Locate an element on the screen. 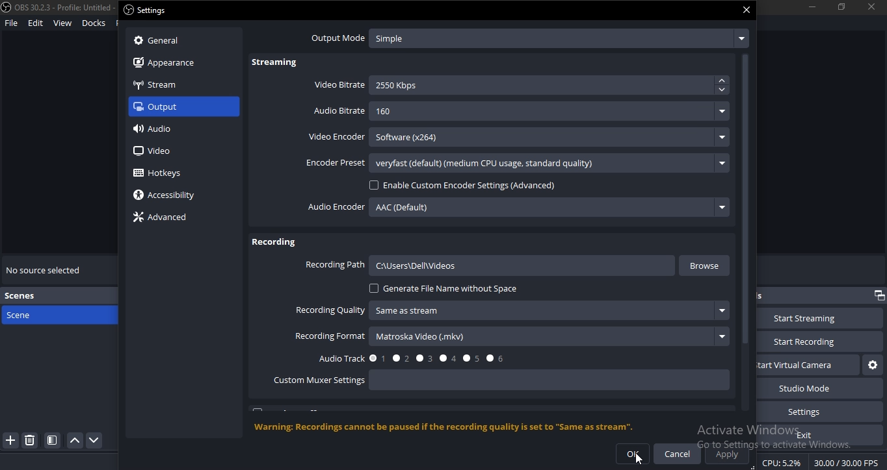 The height and width of the screenshot is (470, 887). recording quality is located at coordinates (330, 310).